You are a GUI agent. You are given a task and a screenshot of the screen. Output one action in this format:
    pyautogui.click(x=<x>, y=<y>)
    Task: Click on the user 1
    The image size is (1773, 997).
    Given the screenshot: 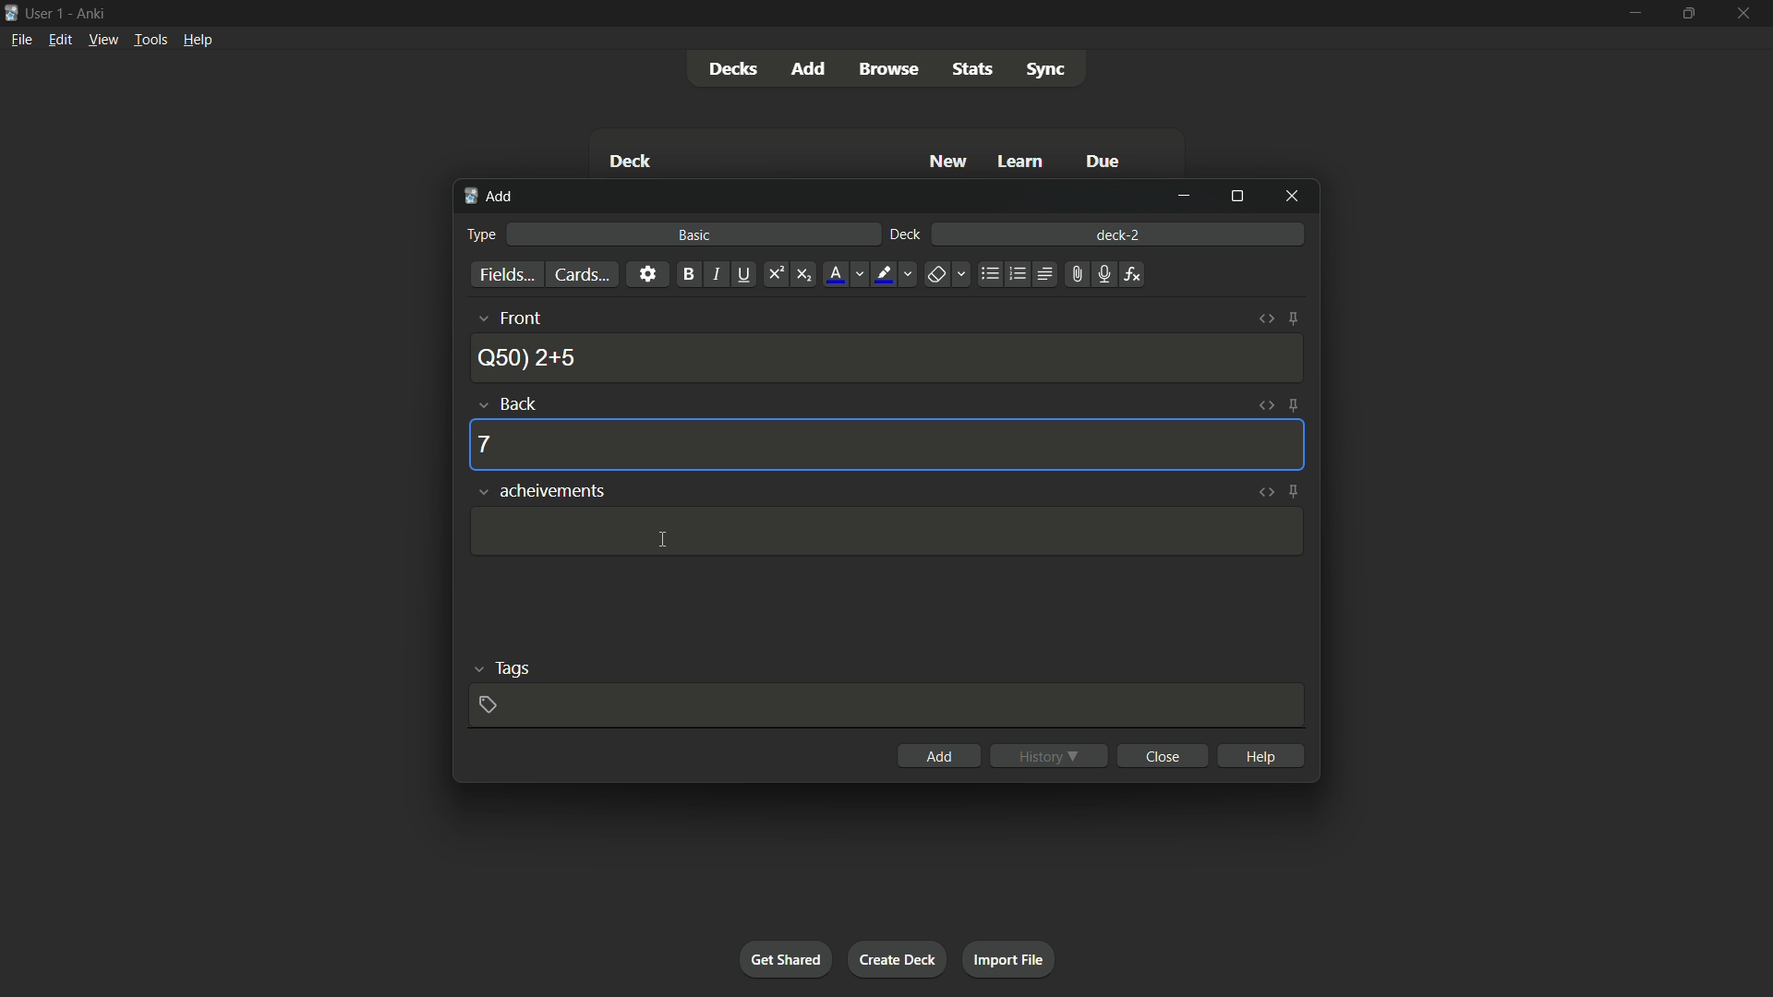 What is the action you would take?
    pyautogui.click(x=46, y=14)
    